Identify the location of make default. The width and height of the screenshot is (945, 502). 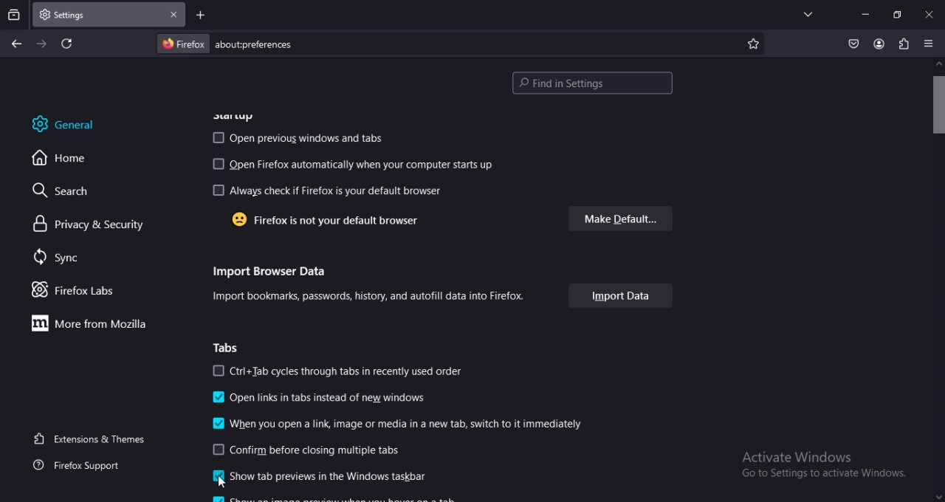
(622, 217).